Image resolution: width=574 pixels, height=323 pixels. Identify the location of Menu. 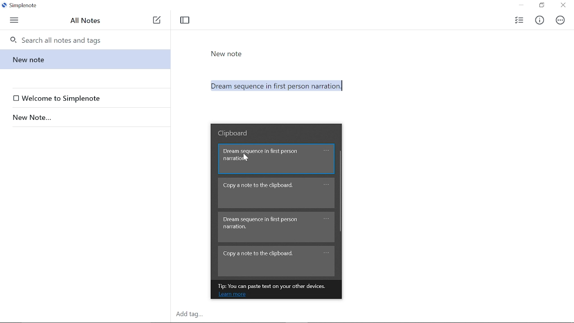
(15, 19).